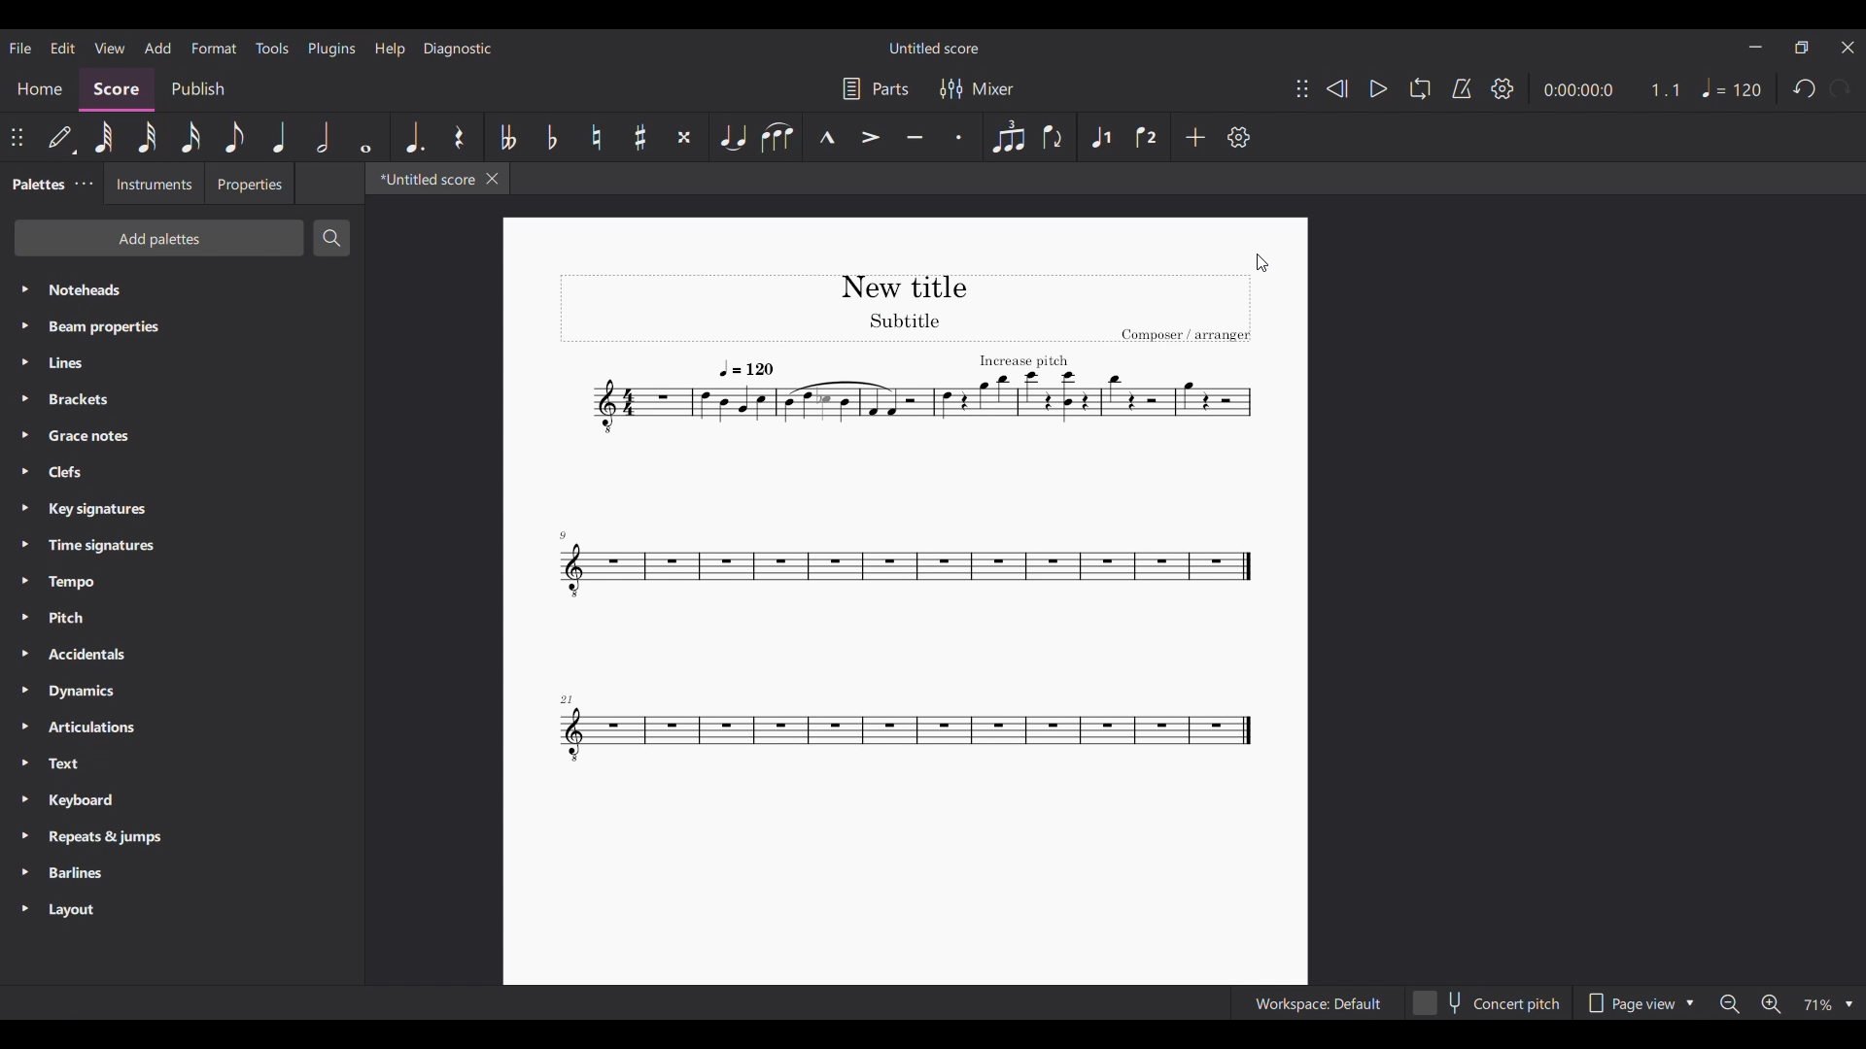 Image resolution: width=1866 pixels, height=1049 pixels. I want to click on Voice 1, so click(1102, 138).